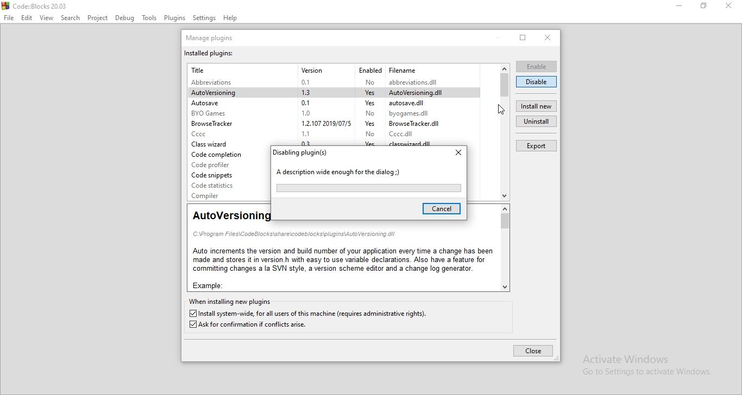 The height and width of the screenshot is (395, 742). Describe the element at coordinates (218, 175) in the screenshot. I see `Code snippets` at that location.